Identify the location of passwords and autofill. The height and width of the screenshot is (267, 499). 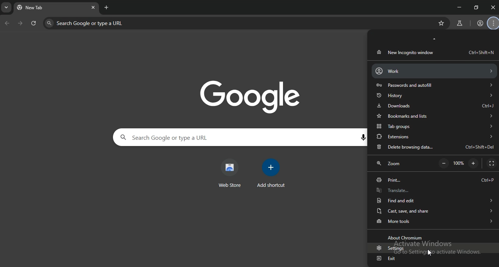
(434, 85).